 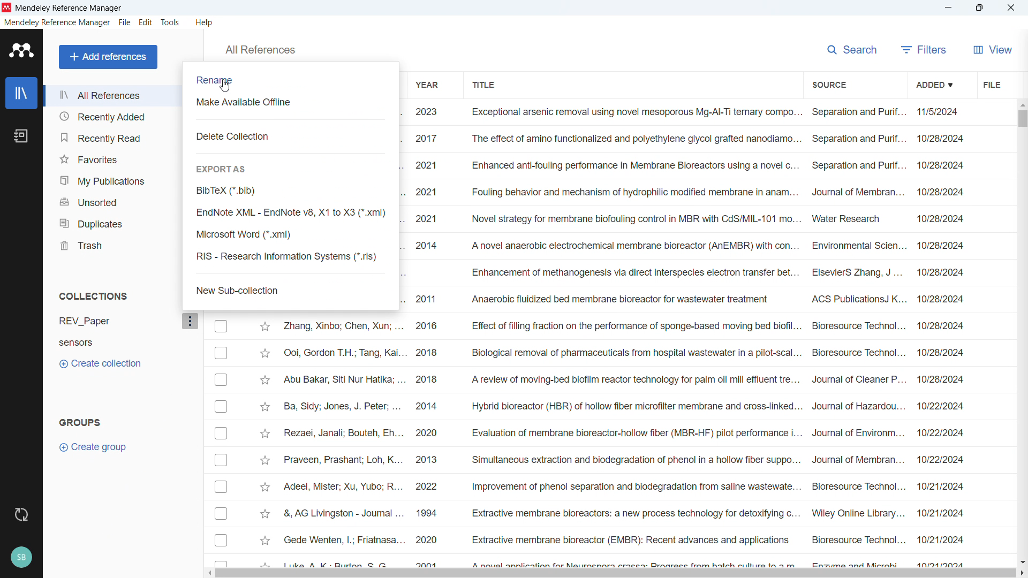 I want to click on Scroll up , so click(x=1022, y=104).